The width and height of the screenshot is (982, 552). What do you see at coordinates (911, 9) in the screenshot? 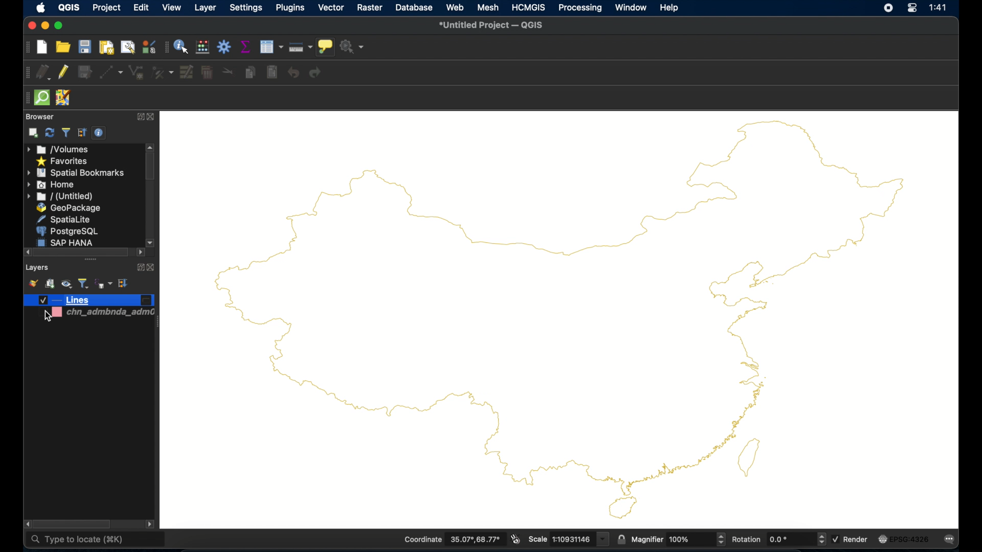
I see `control center` at bounding box center [911, 9].